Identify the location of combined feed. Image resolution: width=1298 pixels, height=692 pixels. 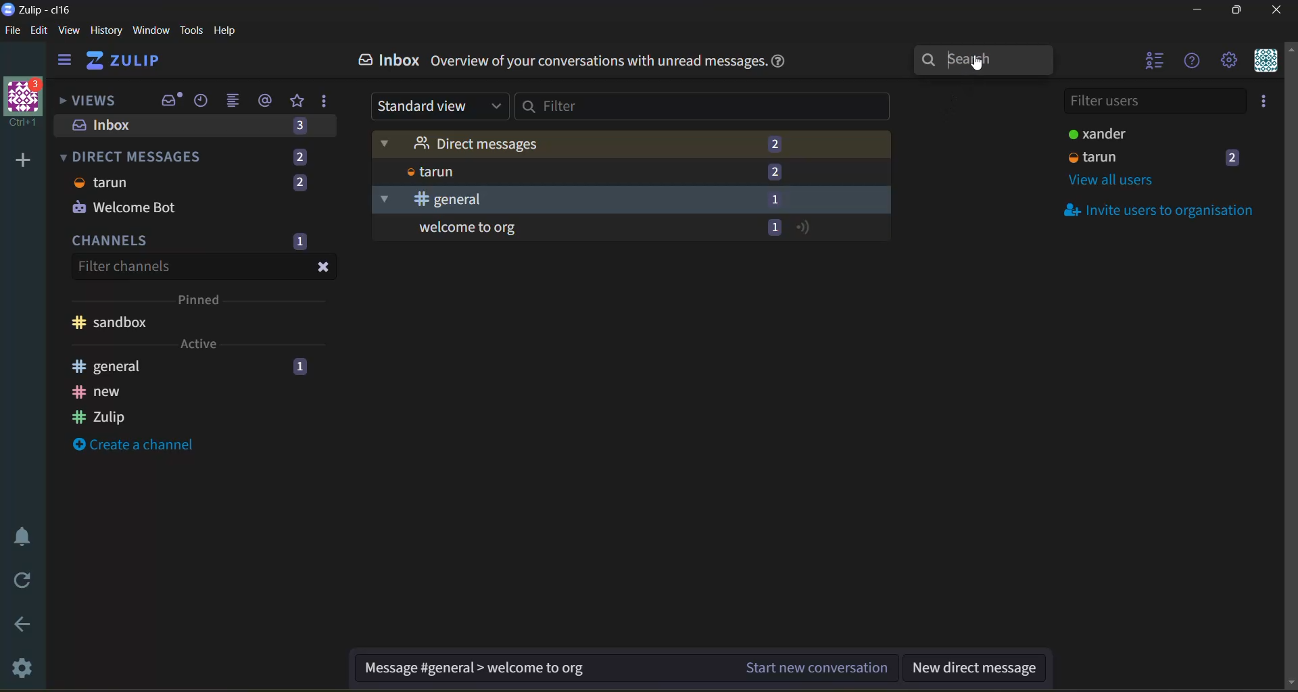
(235, 101).